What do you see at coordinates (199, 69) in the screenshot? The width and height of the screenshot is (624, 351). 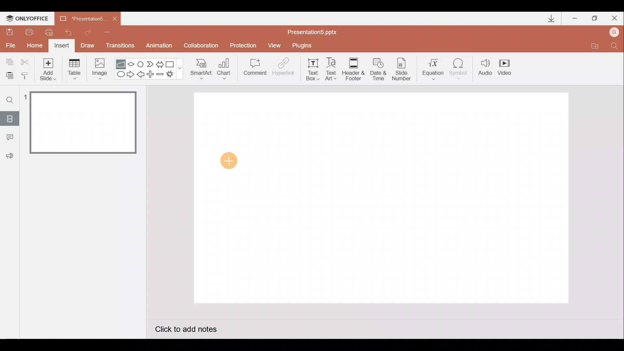 I see `SmartArt` at bounding box center [199, 69].